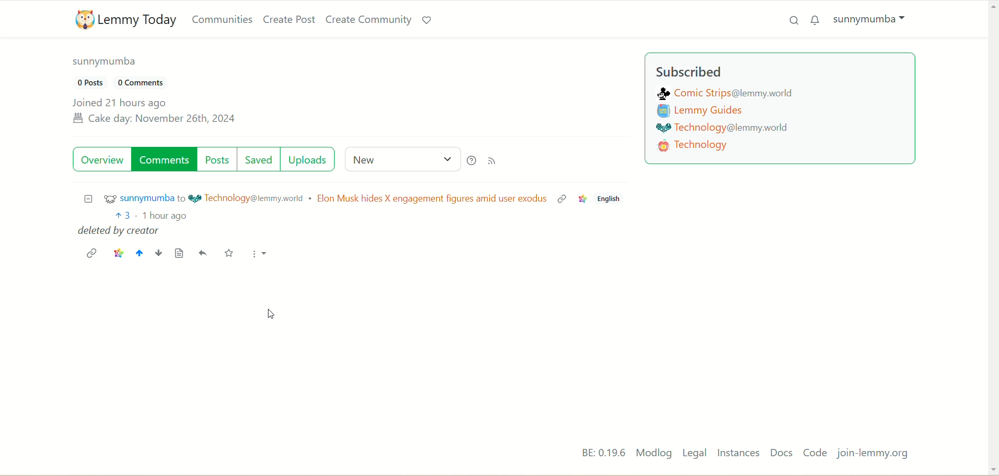  Describe the element at coordinates (118, 250) in the screenshot. I see `context` at that location.